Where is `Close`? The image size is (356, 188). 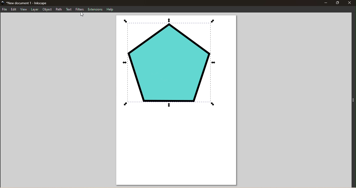
Close is located at coordinates (350, 3).